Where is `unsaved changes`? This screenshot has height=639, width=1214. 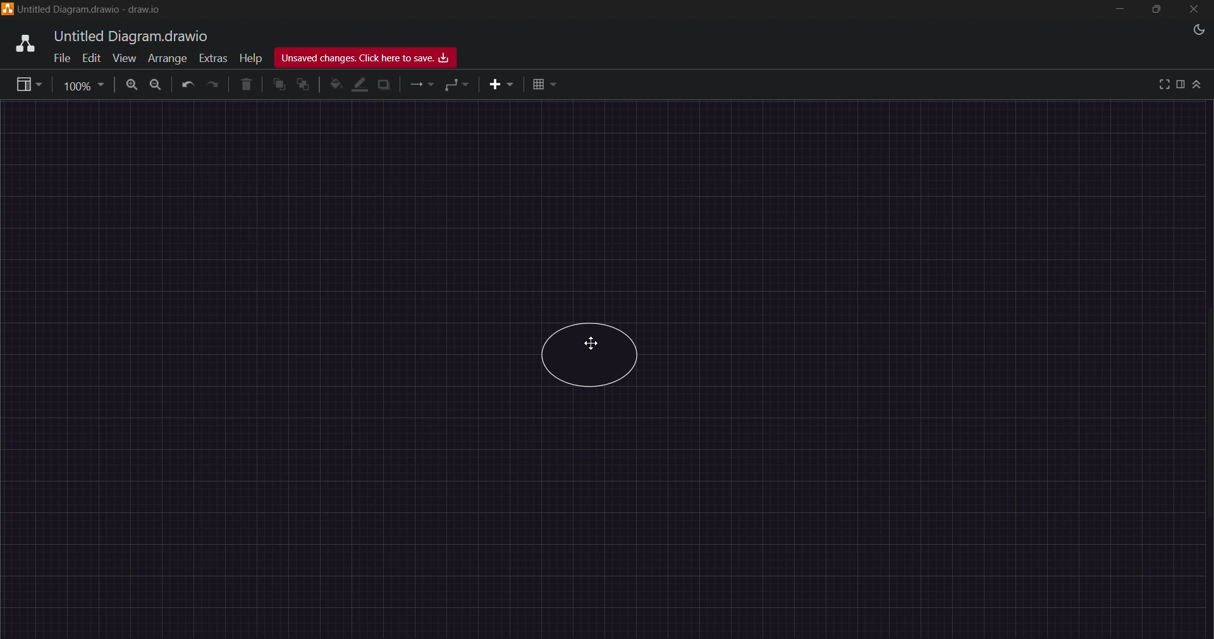 unsaved changes is located at coordinates (365, 57).